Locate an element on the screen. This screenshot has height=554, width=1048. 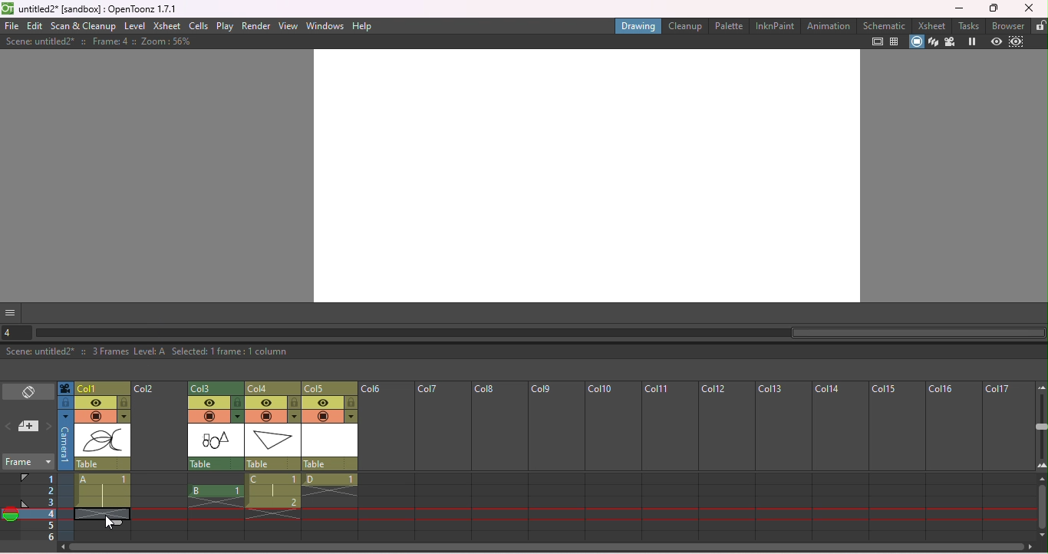
column 7 is located at coordinates (442, 461).